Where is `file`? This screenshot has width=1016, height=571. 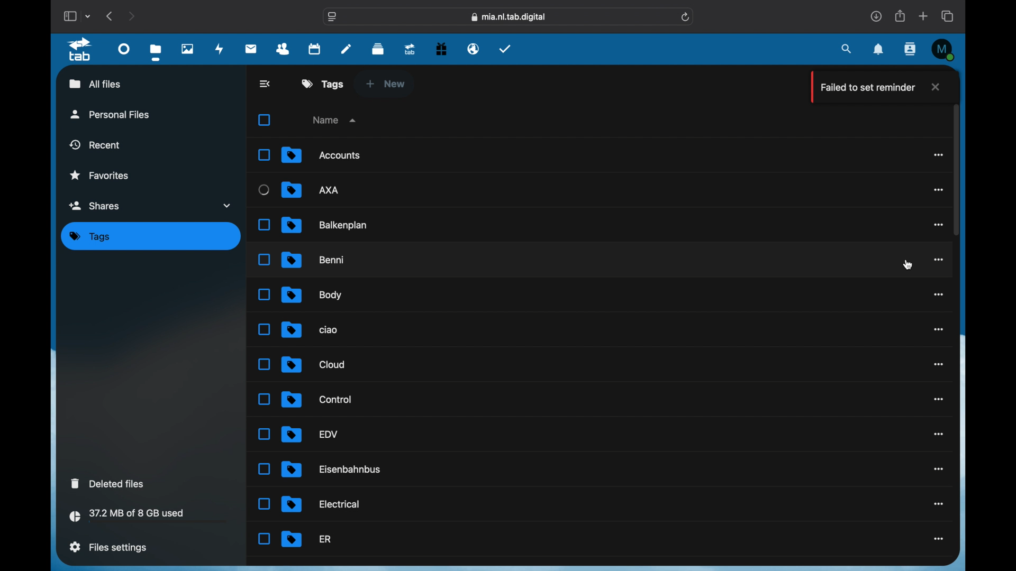 file is located at coordinates (316, 400).